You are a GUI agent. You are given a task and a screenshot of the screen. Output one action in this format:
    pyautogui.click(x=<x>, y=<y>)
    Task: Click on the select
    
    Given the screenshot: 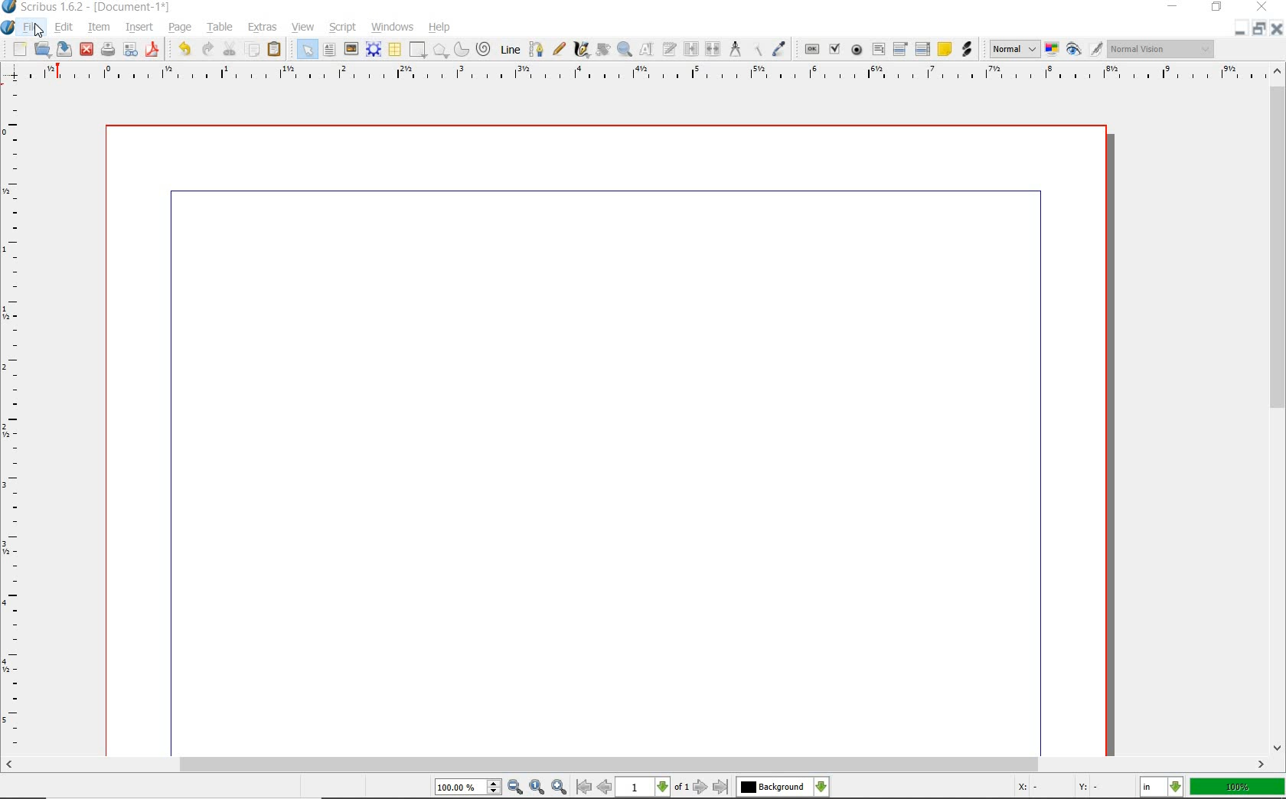 What is the action you would take?
    pyautogui.click(x=307, y=51)
    